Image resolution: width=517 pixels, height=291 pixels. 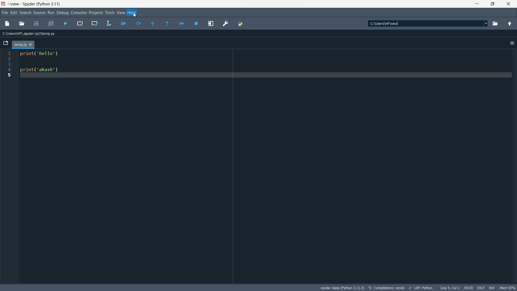 I want to click on Line 5, Col 1, so click(x=450, y=288).